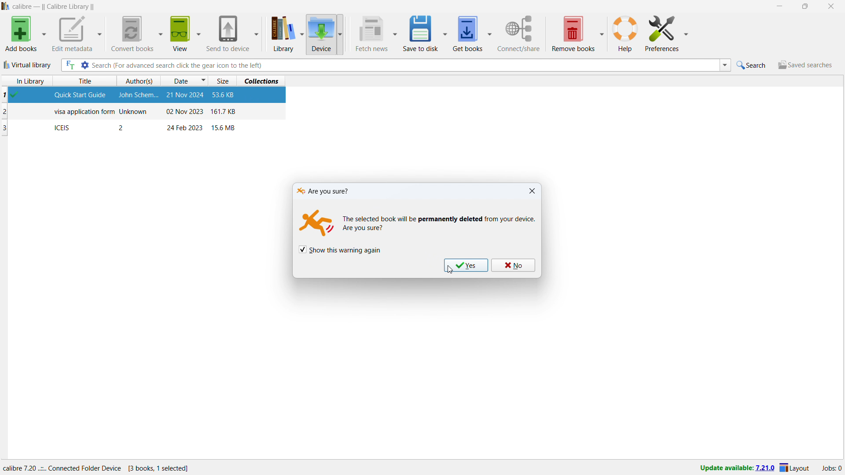 This screenshot has width=845, height=475. I want to click on edit metadata options, so click(100, 35).